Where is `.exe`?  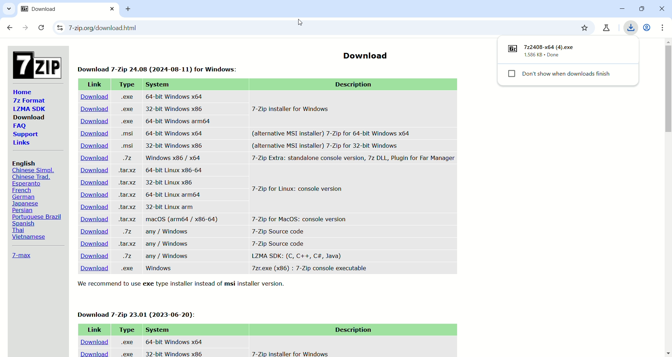
.exe is located at coordinates (126, 268).